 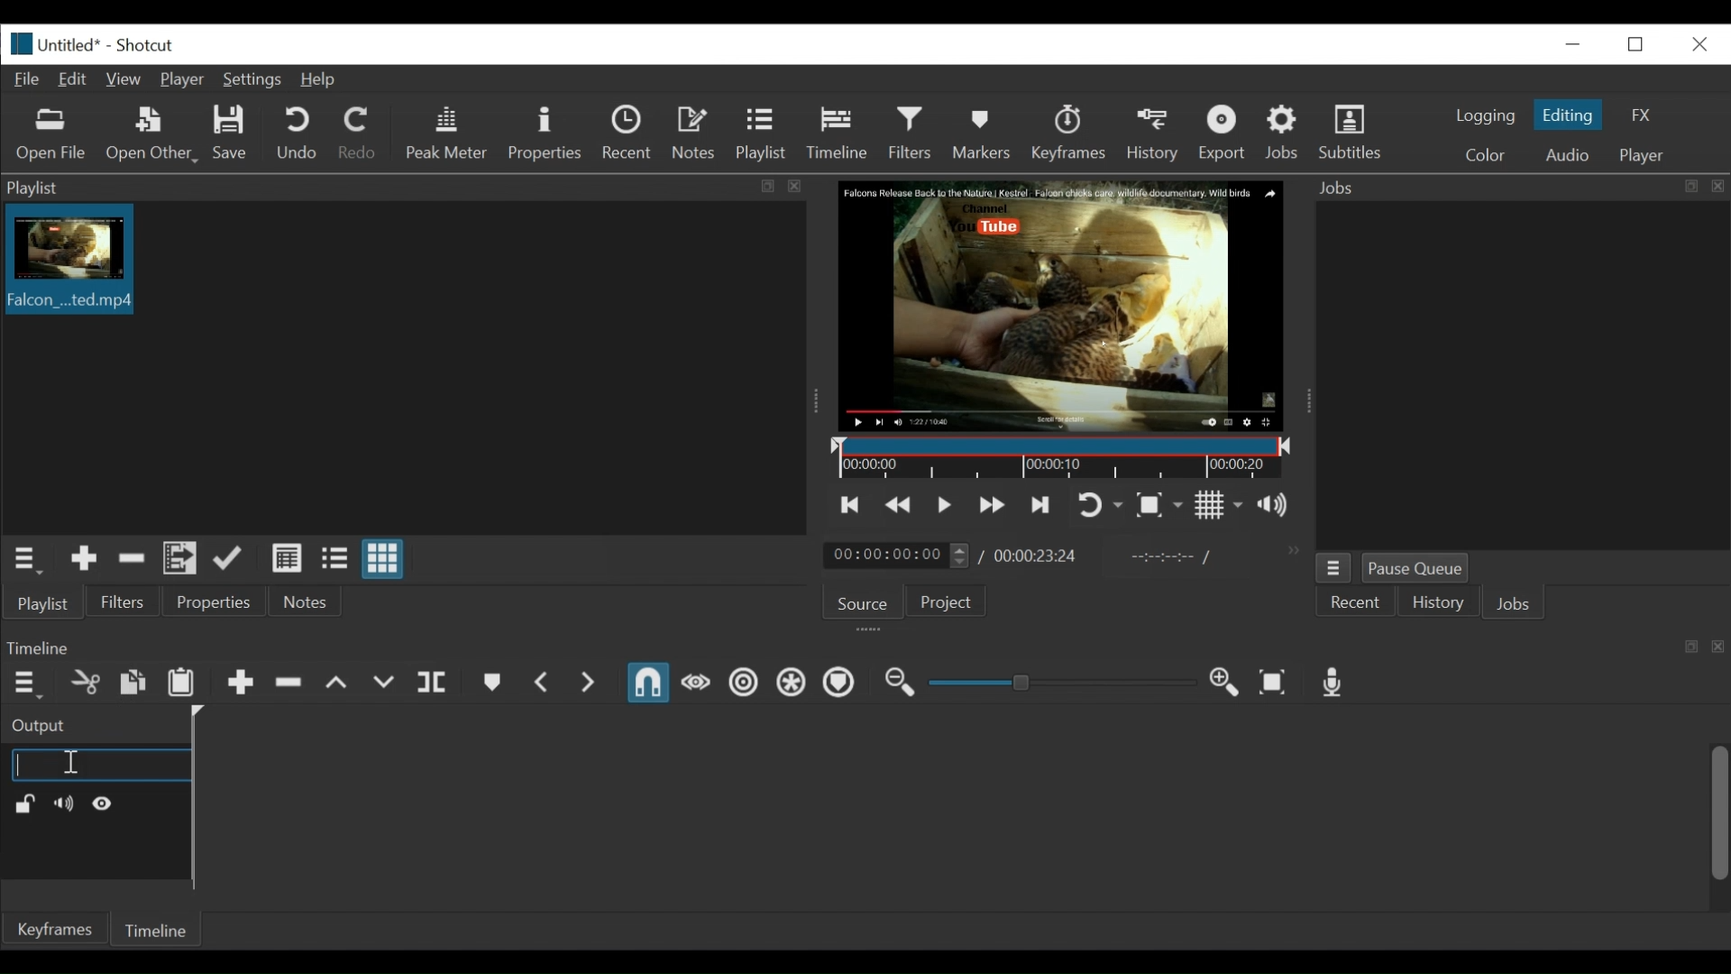 What do you see at coordinates (543, 683) in the screenshot?
I see `Previous Marker` at bounding box center [543, 683].